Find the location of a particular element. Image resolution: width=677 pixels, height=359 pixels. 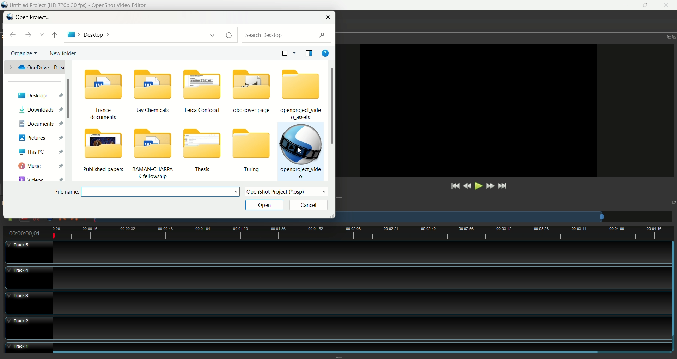

refresh is located at coordinates (229, 37).